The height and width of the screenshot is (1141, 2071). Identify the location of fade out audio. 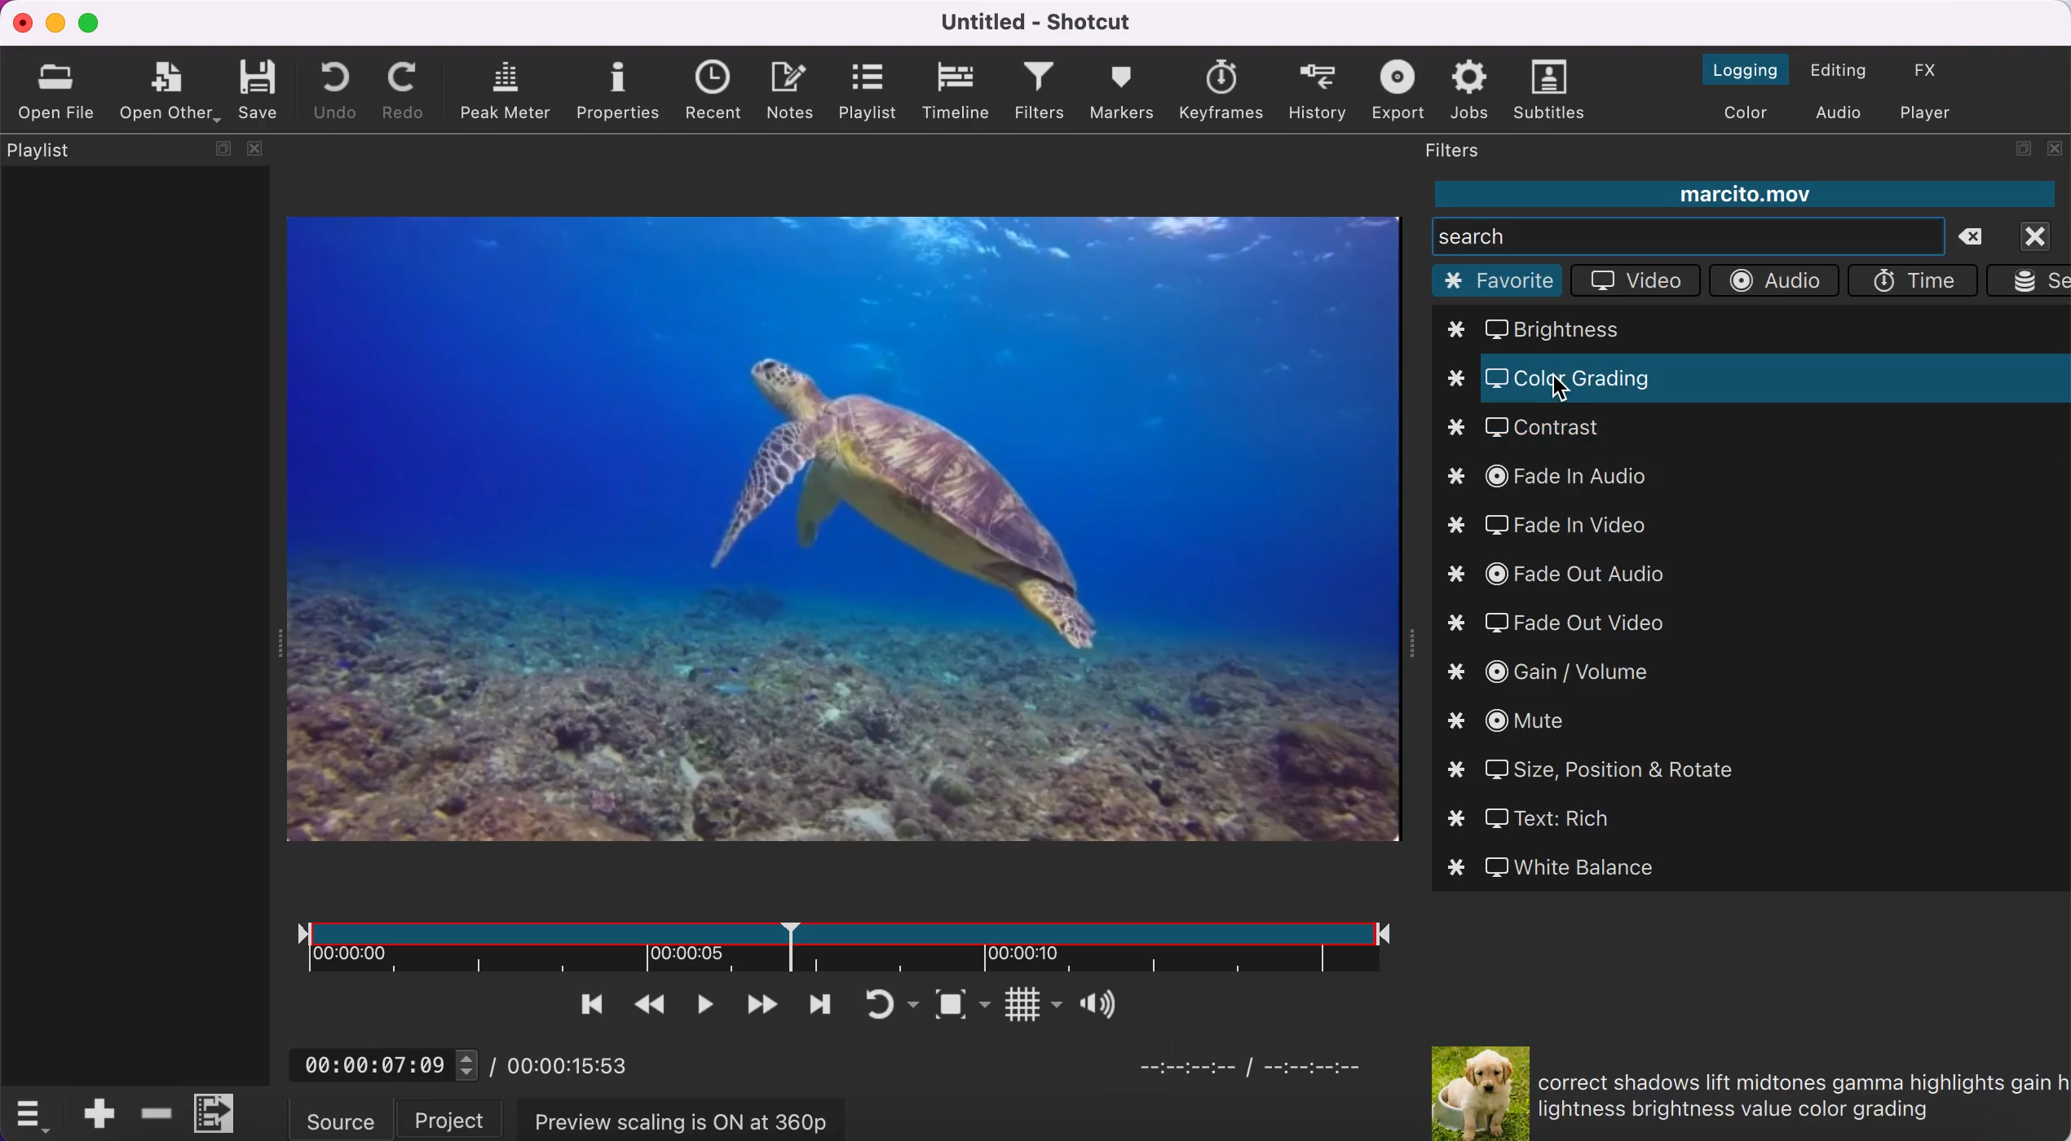
(1574, 574).